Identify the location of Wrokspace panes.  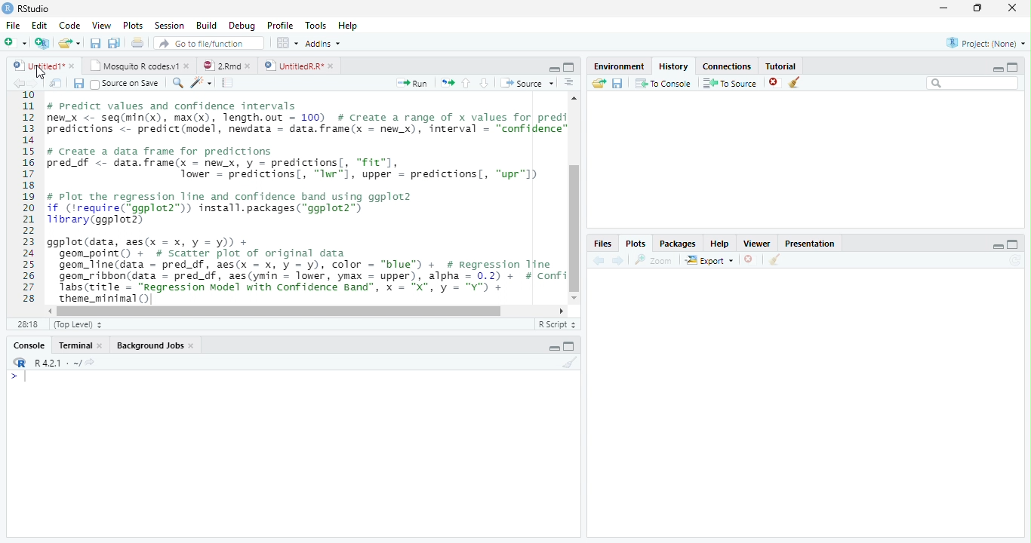
(286, 43).